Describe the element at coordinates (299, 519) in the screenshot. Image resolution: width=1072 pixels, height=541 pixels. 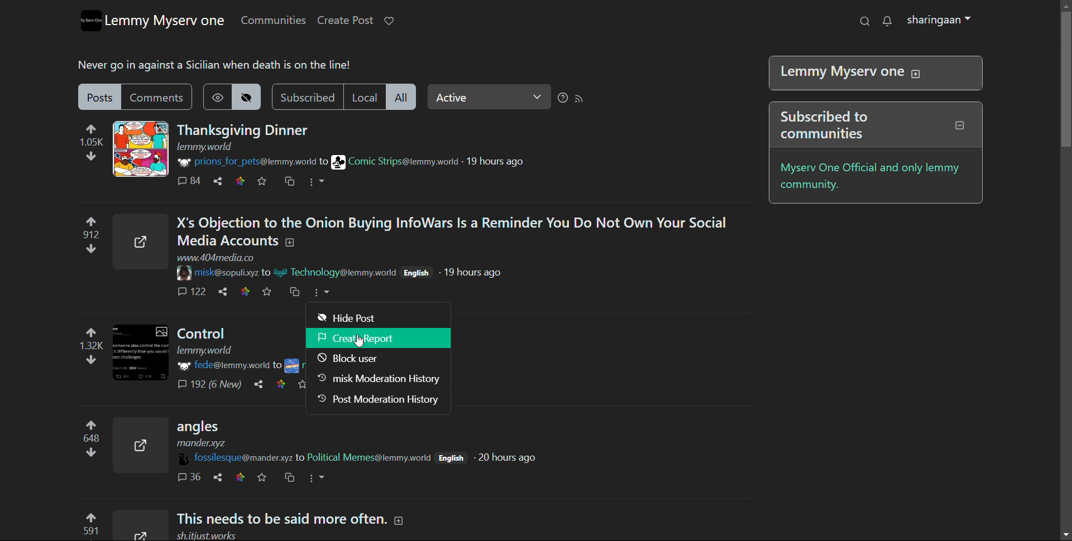
I see `Post on "This needs to be said more often."` at that location.